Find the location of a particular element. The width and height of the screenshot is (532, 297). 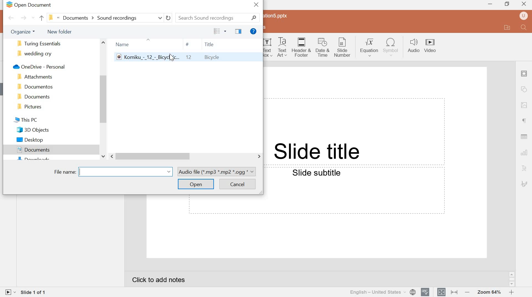

Zoom is located at coordinates (488, 293).